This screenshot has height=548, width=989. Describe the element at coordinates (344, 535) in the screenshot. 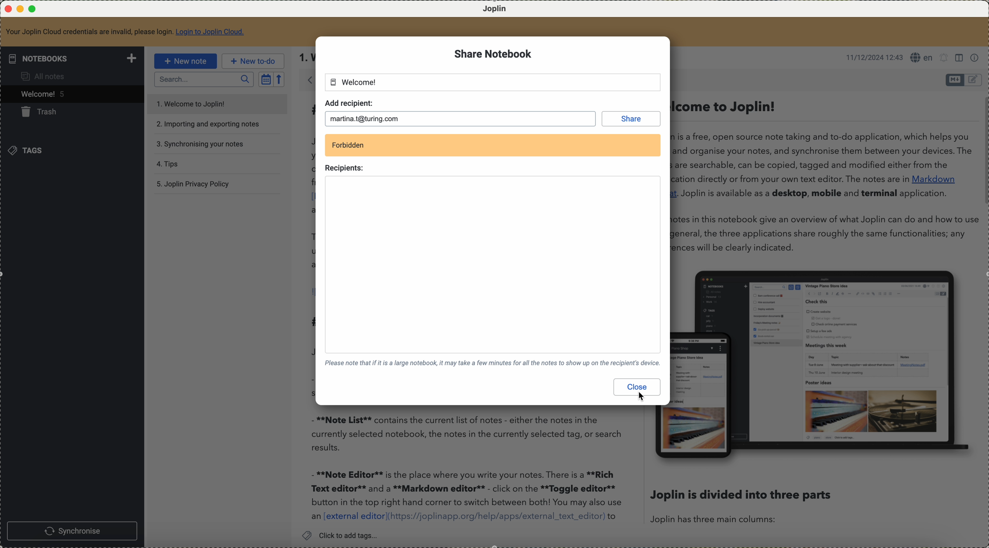

I see `click to add tags` at that location.